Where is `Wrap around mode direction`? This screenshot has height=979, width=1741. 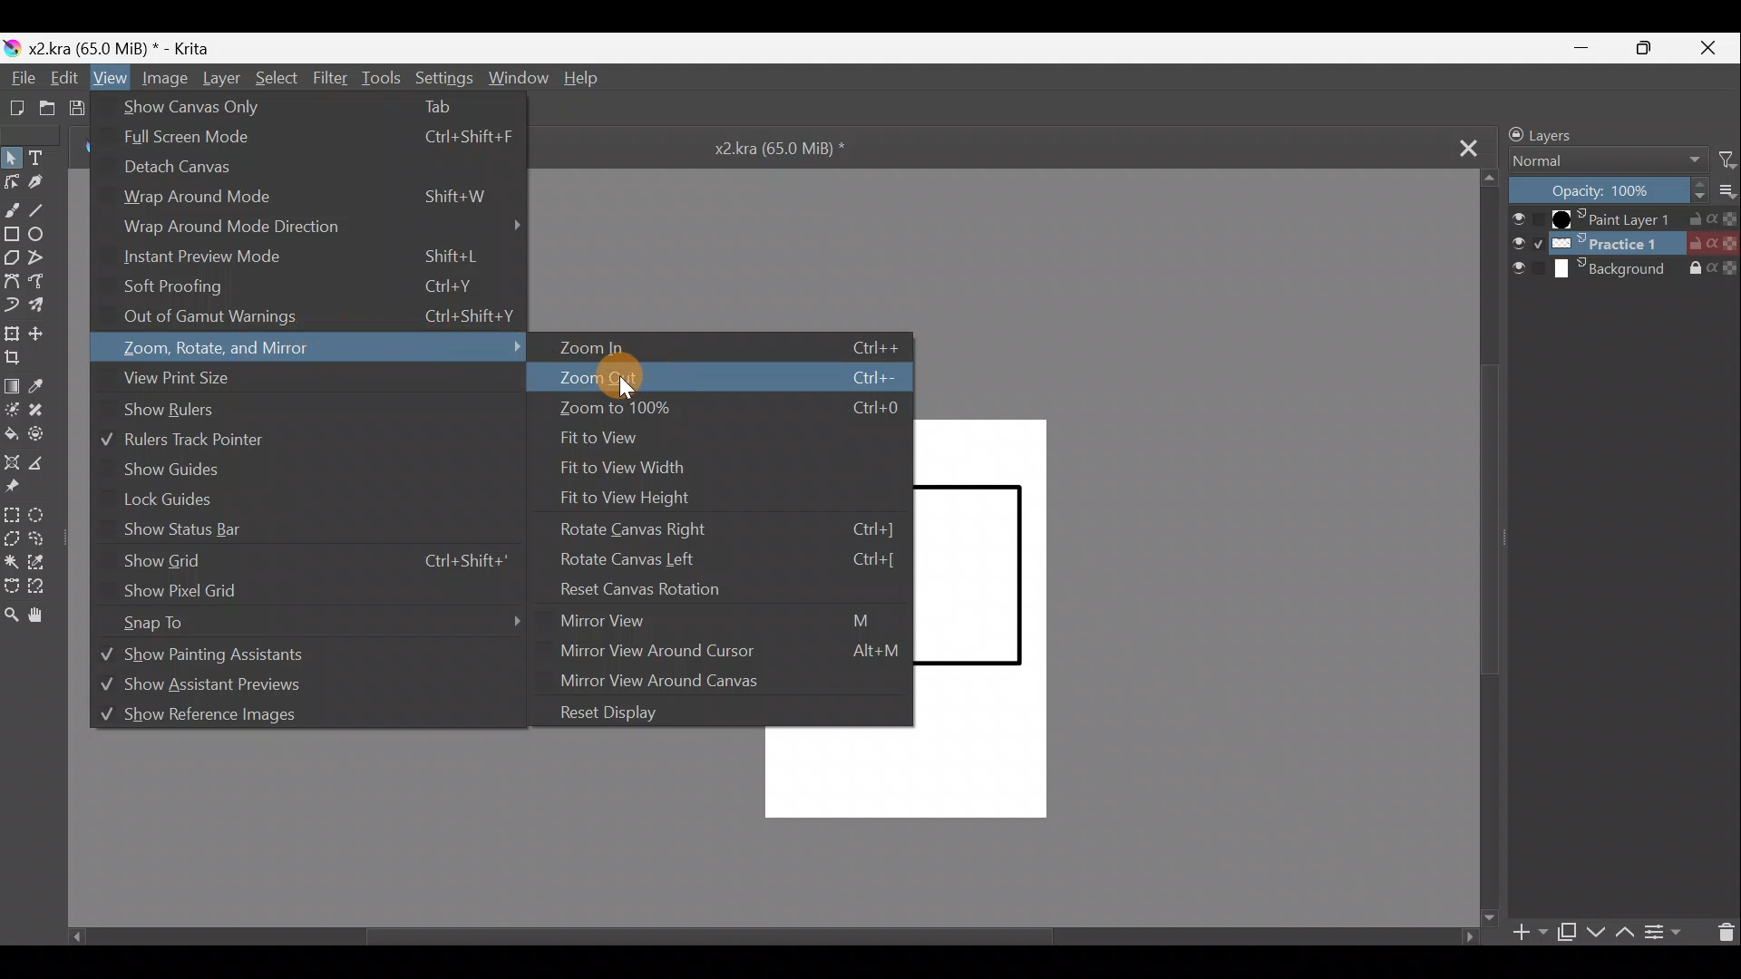
Wrap around mode direction is located at coordinates (323, 228).